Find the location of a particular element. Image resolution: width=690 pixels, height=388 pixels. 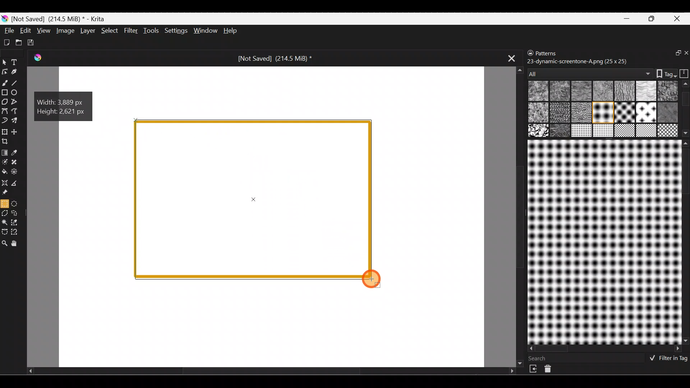

09 drawed_crosshatched.png is located at coordinates (560, 113).